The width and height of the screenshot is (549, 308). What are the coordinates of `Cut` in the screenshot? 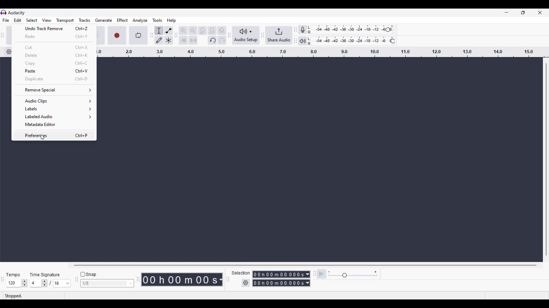 It's located at (55, 47).